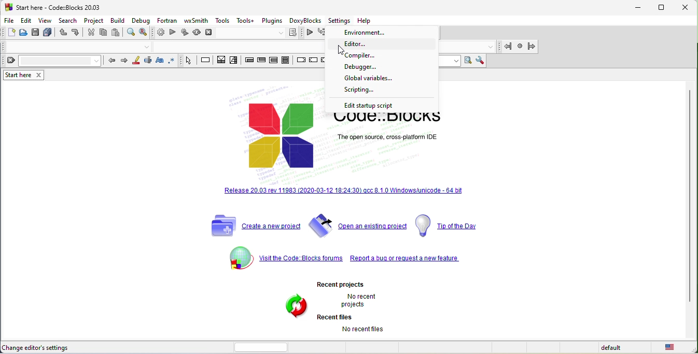 This screenshot has width=698, height=354. What do you see at coordinates (47, 34) in the screenshot?
I see `save everything` at bounding box center [47, 34].